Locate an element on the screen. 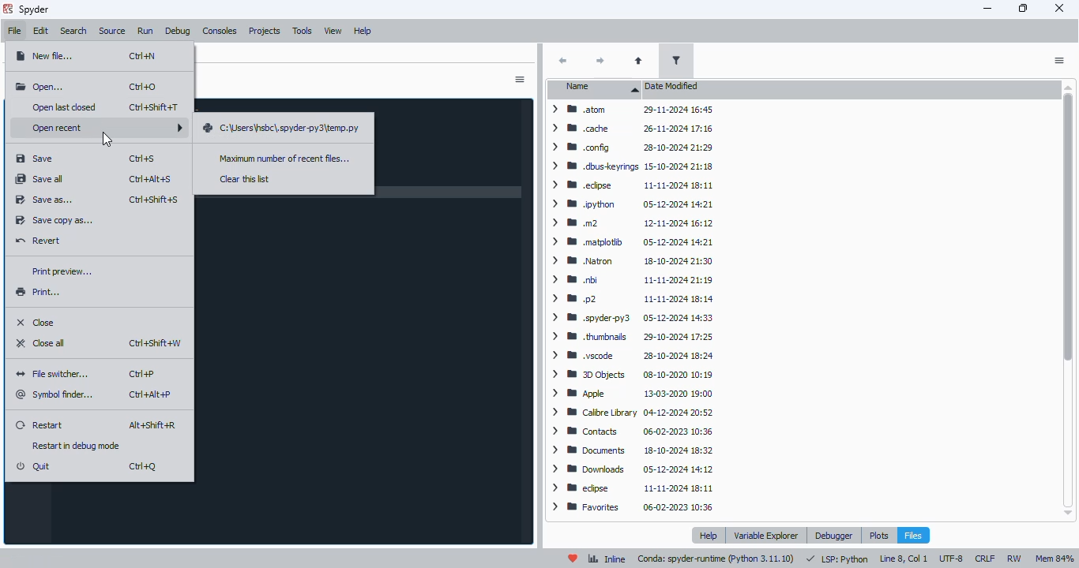  cursor is located at coordinates (107, 140).